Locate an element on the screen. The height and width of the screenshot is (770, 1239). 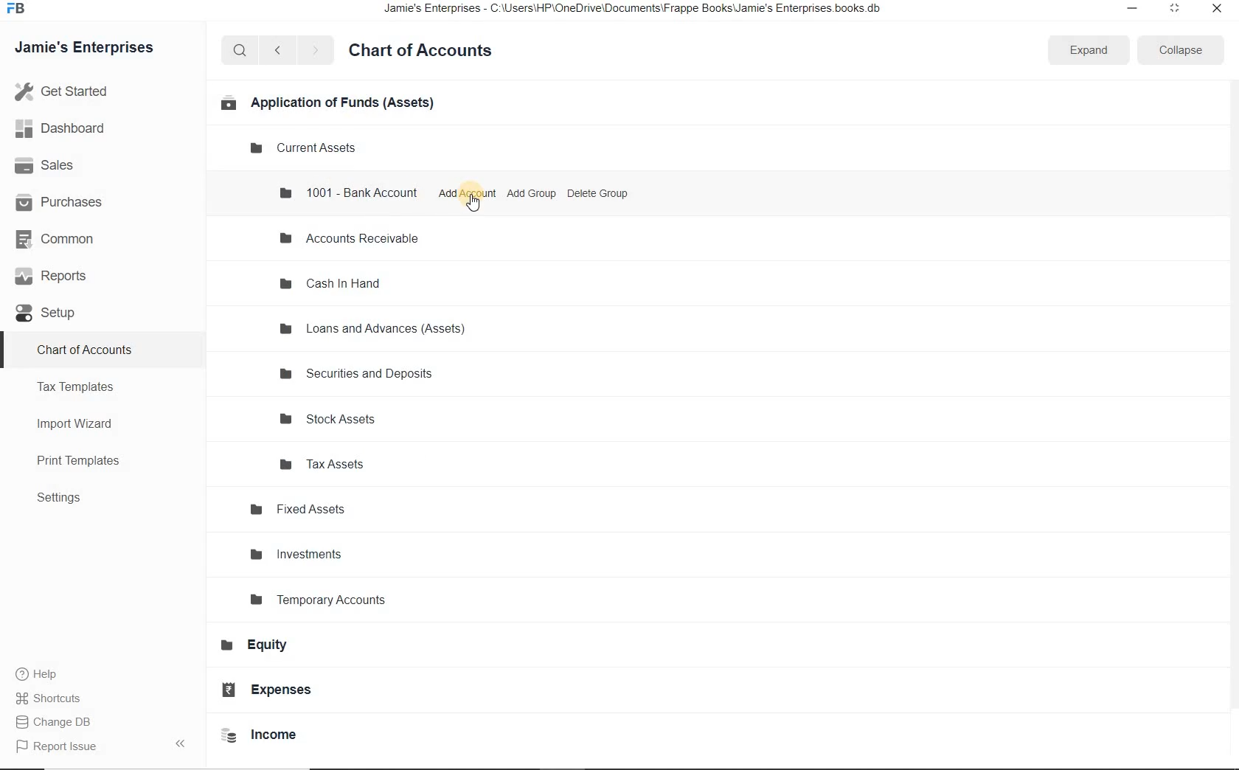
Income is located at coordinates (265, 735).